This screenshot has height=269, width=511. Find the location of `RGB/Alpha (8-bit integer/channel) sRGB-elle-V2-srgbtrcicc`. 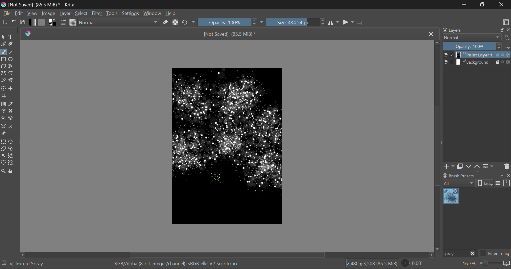

RGB/Alpha (8-bit integer/channel) sRGB-elle-V2-srgbtrcicc is located at coordinates (177, 264).